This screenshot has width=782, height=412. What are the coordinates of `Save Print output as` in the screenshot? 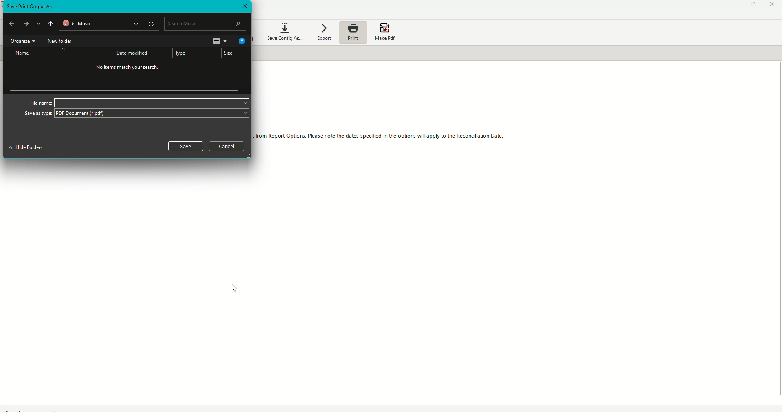 It's located at (31, 6).